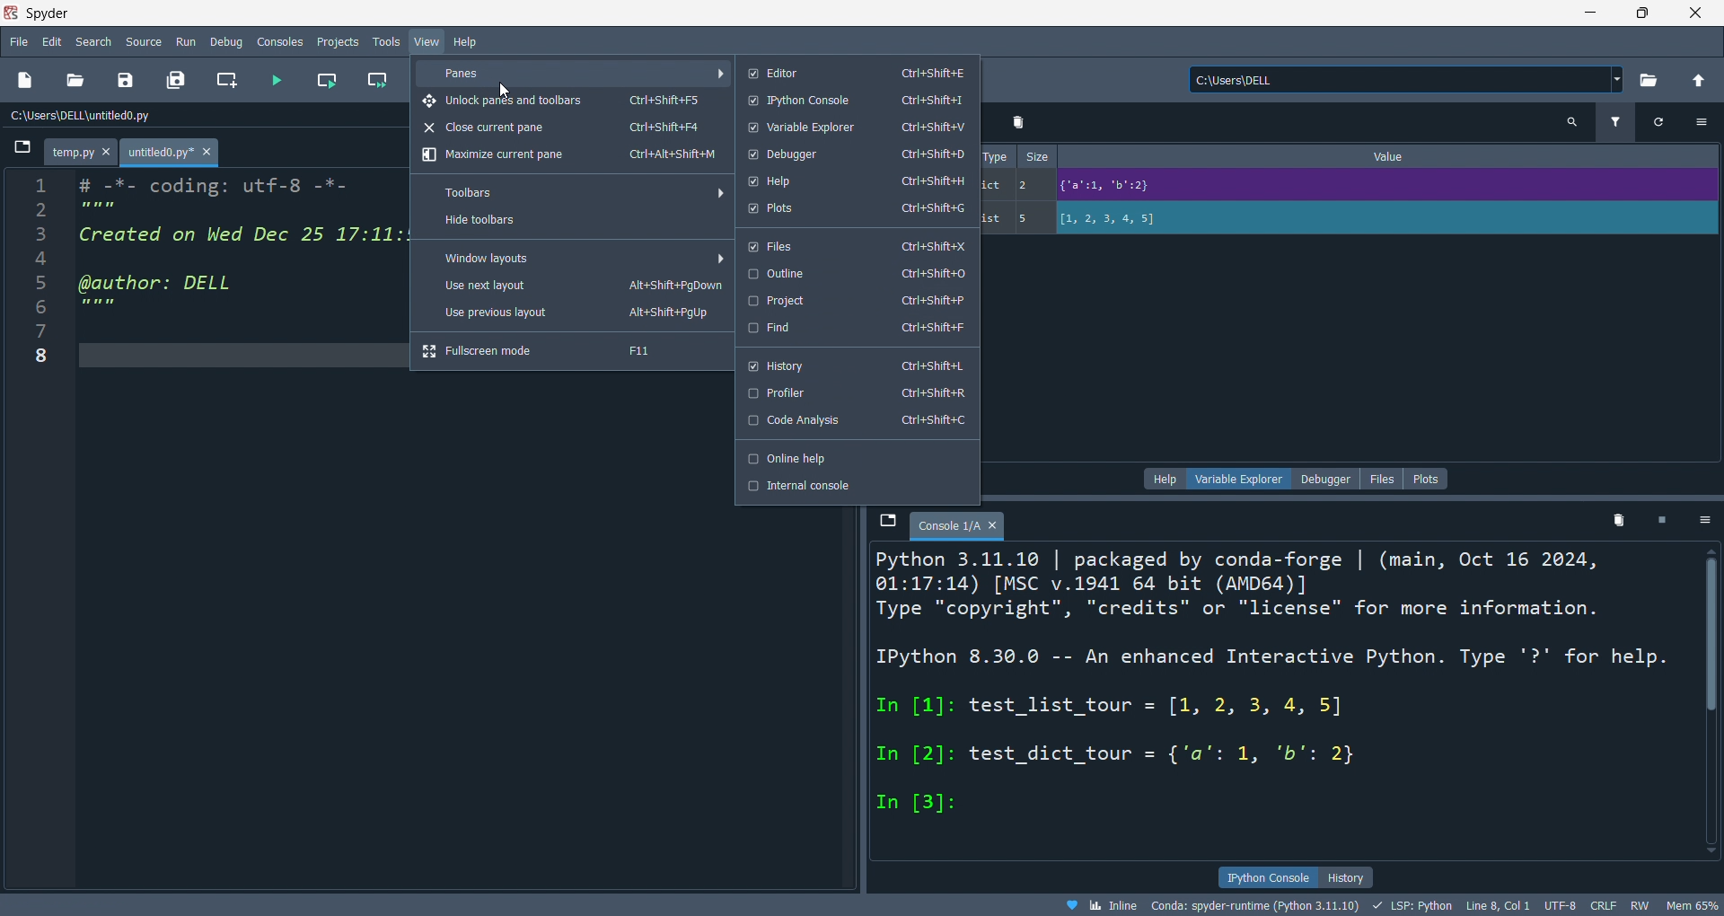 This screenshot has height=916, width=1724. I want to click on search, so click(1573, 124).